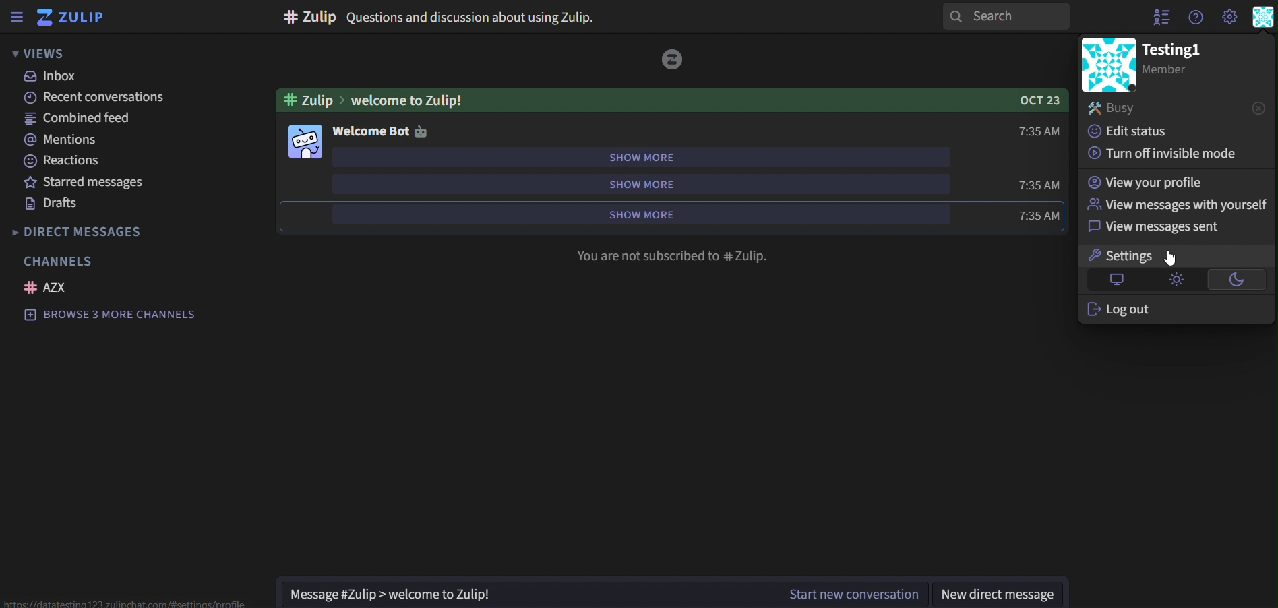 The image size is (1278, 608). Describe the element at coordinates (1136, 133) in the screenshot. I see `edit status` at that location.